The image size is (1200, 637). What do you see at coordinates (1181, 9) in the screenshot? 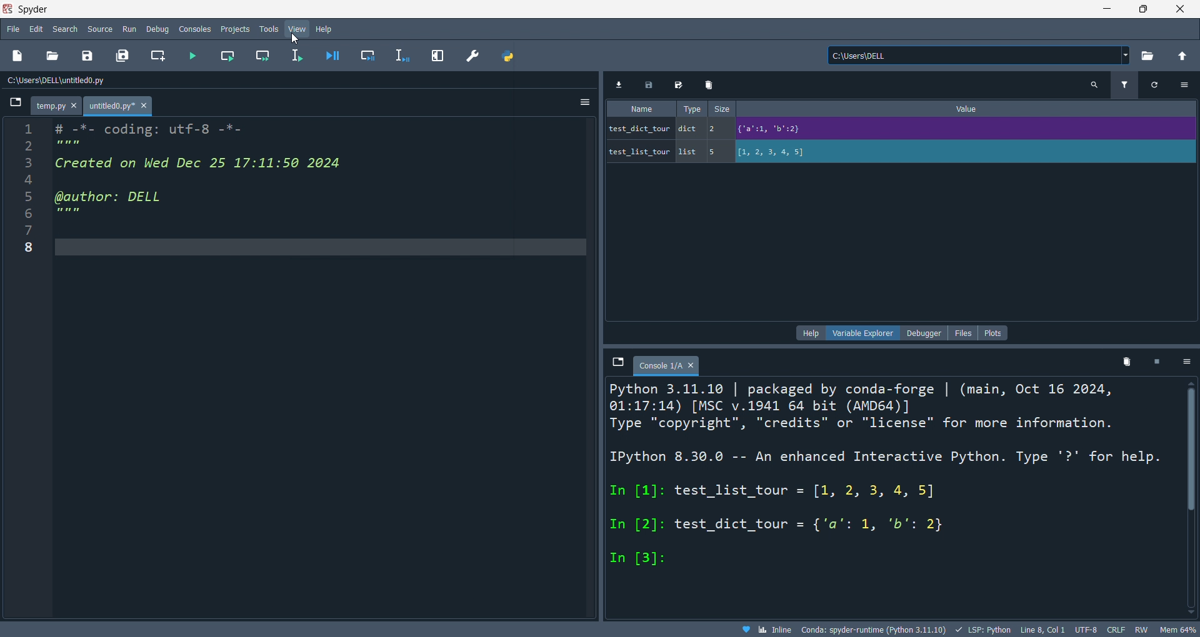
I see `close` at bounding box center [1181, 9].